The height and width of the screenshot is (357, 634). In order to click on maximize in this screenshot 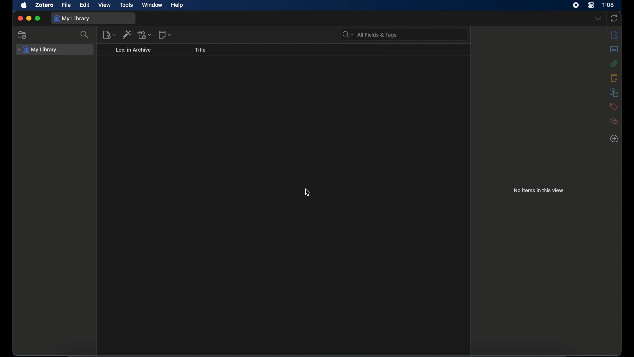, I will do `click(38, 18)`.